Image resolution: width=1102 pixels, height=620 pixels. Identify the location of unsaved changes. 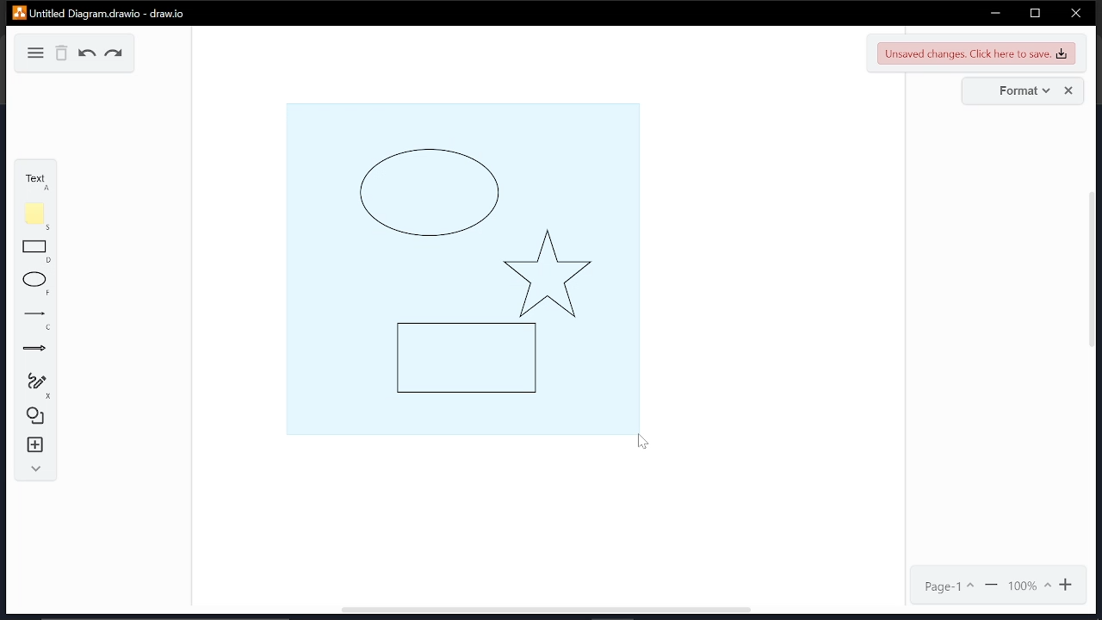
(976, 53).